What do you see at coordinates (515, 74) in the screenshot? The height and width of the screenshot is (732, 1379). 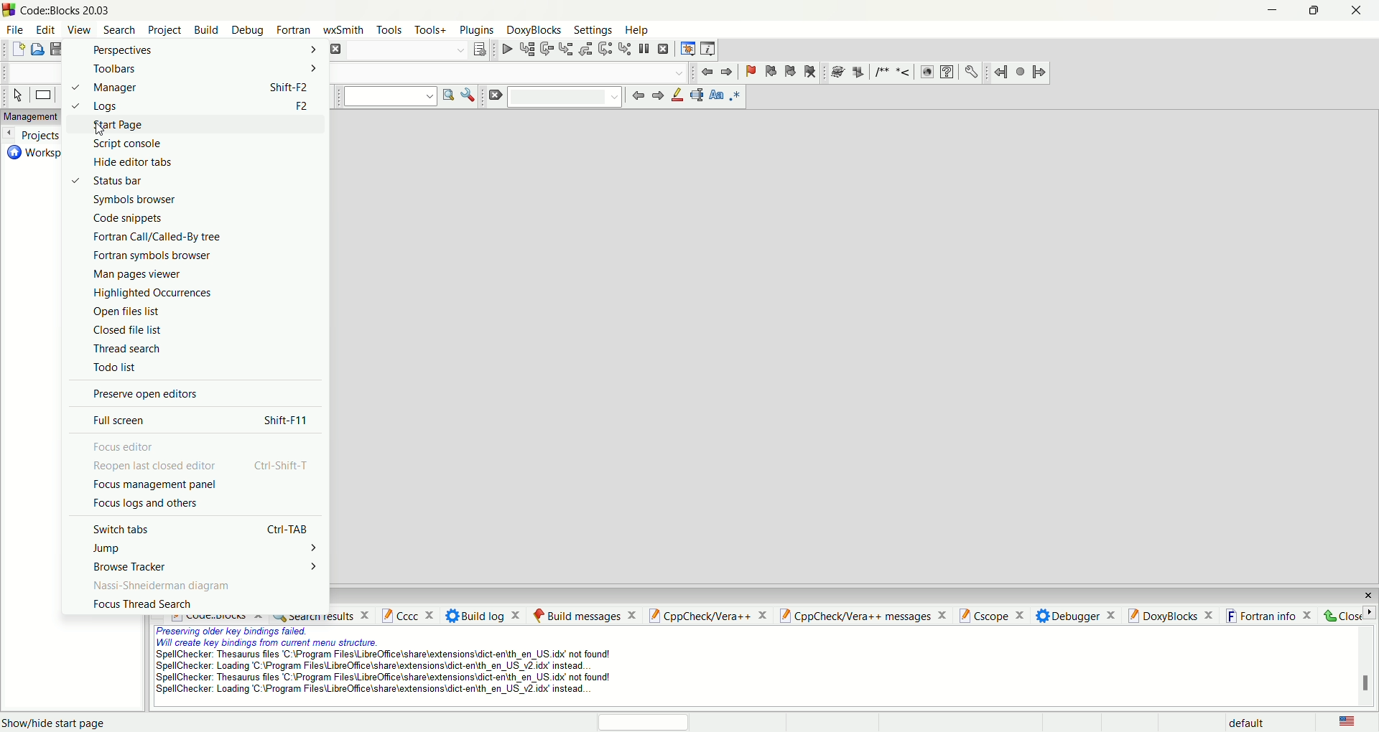 I see `Code completion compiler` at bounding box center [515, 74].